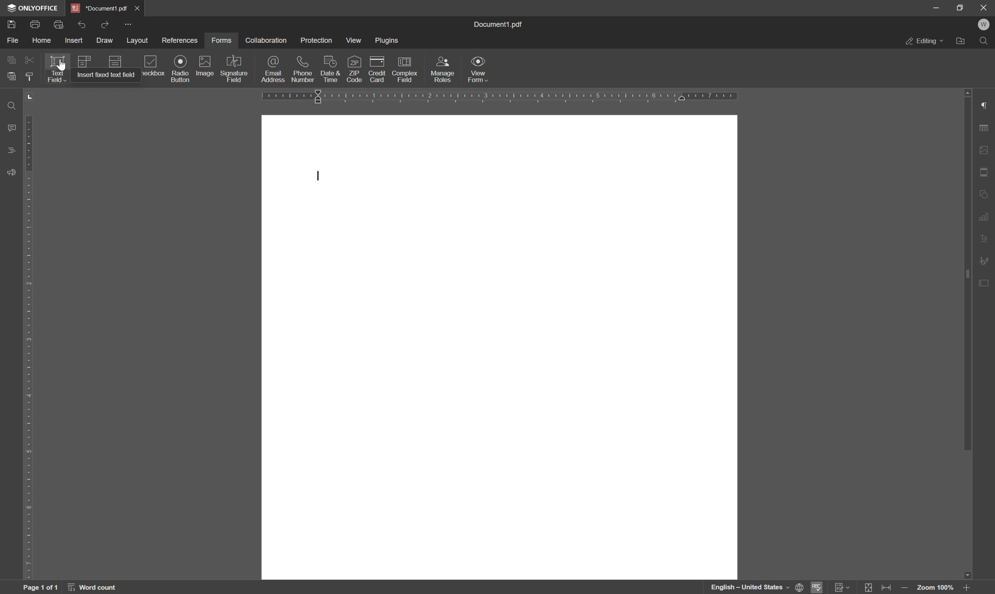 The image size is (995, 594). Describe the element at coordinates (984, 8) in the screenshot. I see `close` at that location.